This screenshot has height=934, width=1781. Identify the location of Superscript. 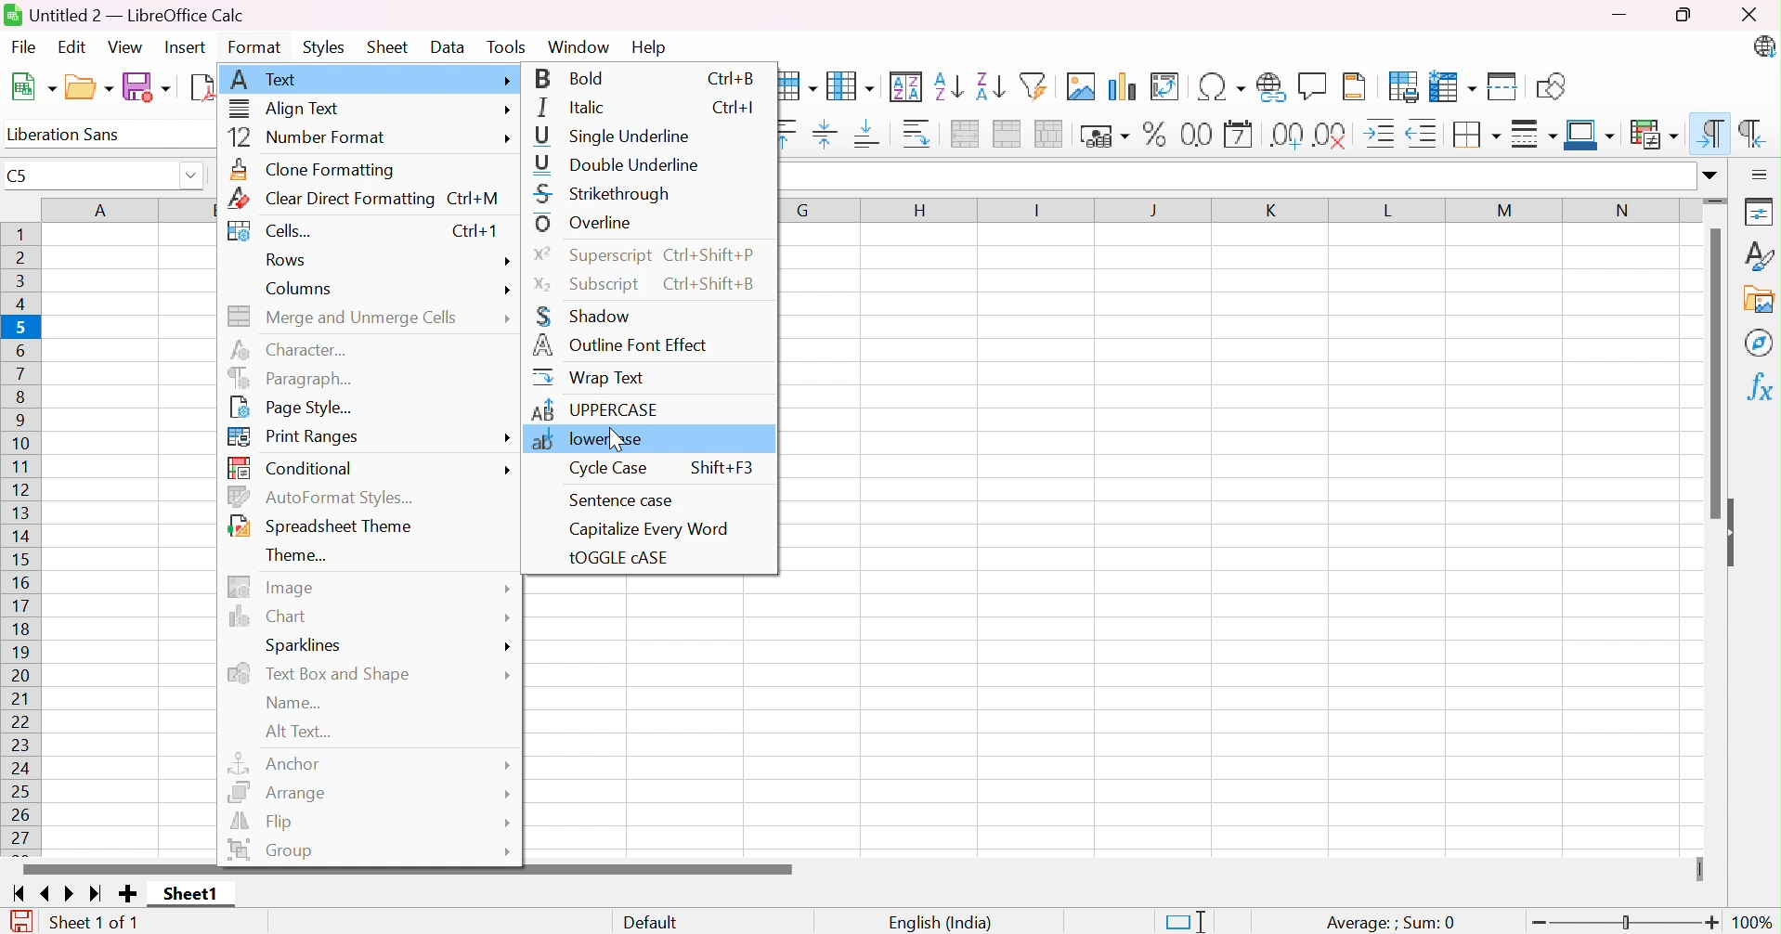
(592, 254).